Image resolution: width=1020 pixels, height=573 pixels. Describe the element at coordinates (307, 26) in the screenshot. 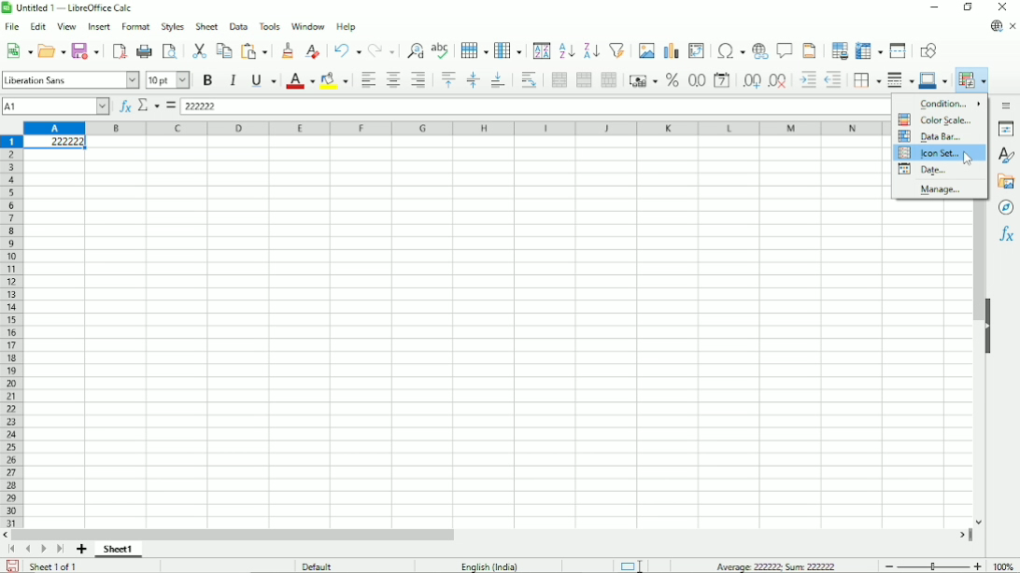

I see `Window` at that location.